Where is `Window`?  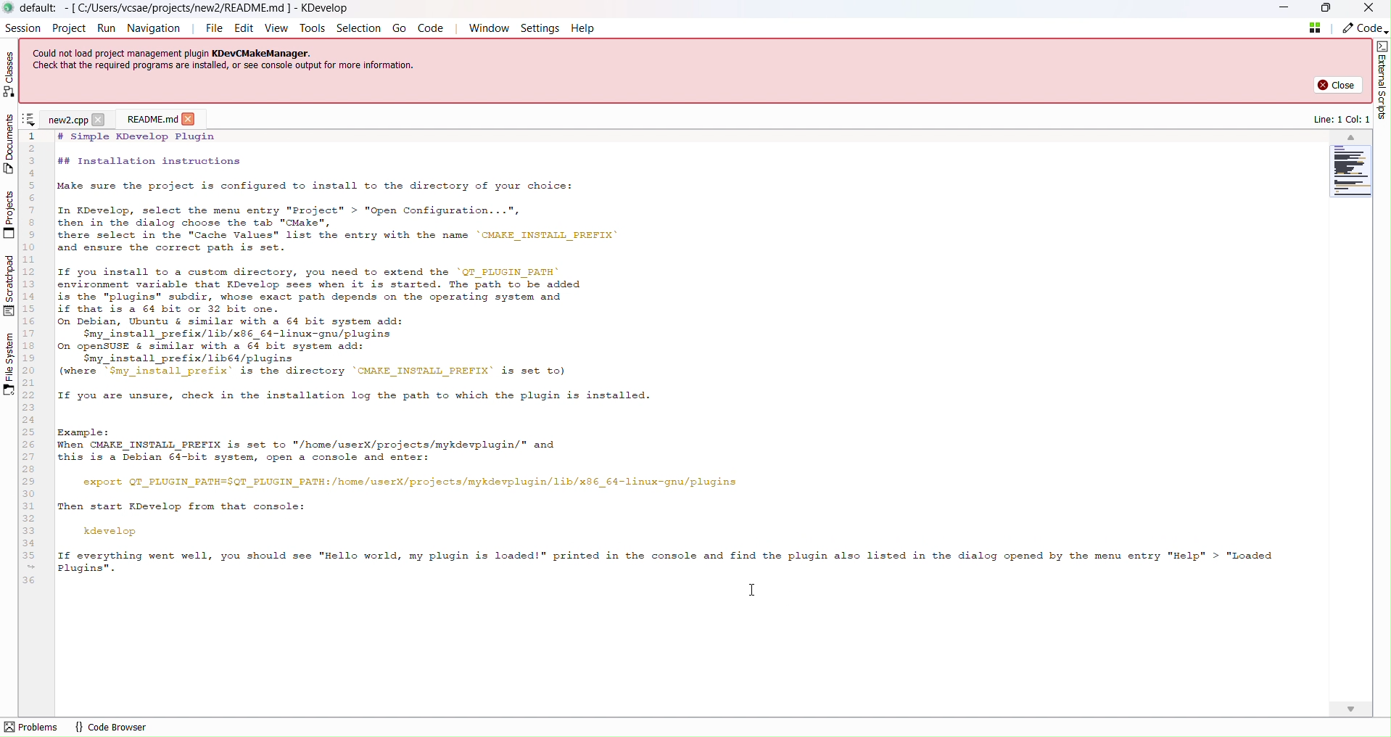 Window is located at coordinates (490, 28).